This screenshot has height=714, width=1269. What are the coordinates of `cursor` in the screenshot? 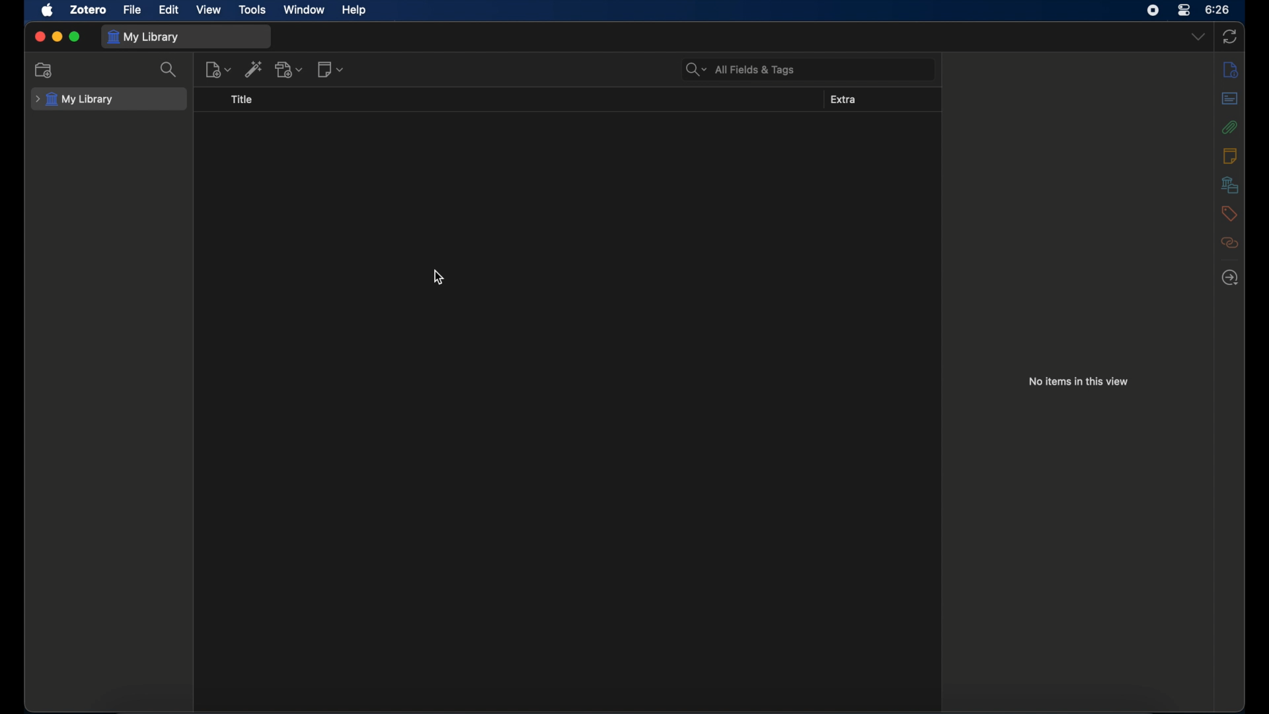 It's located at (438, 276).